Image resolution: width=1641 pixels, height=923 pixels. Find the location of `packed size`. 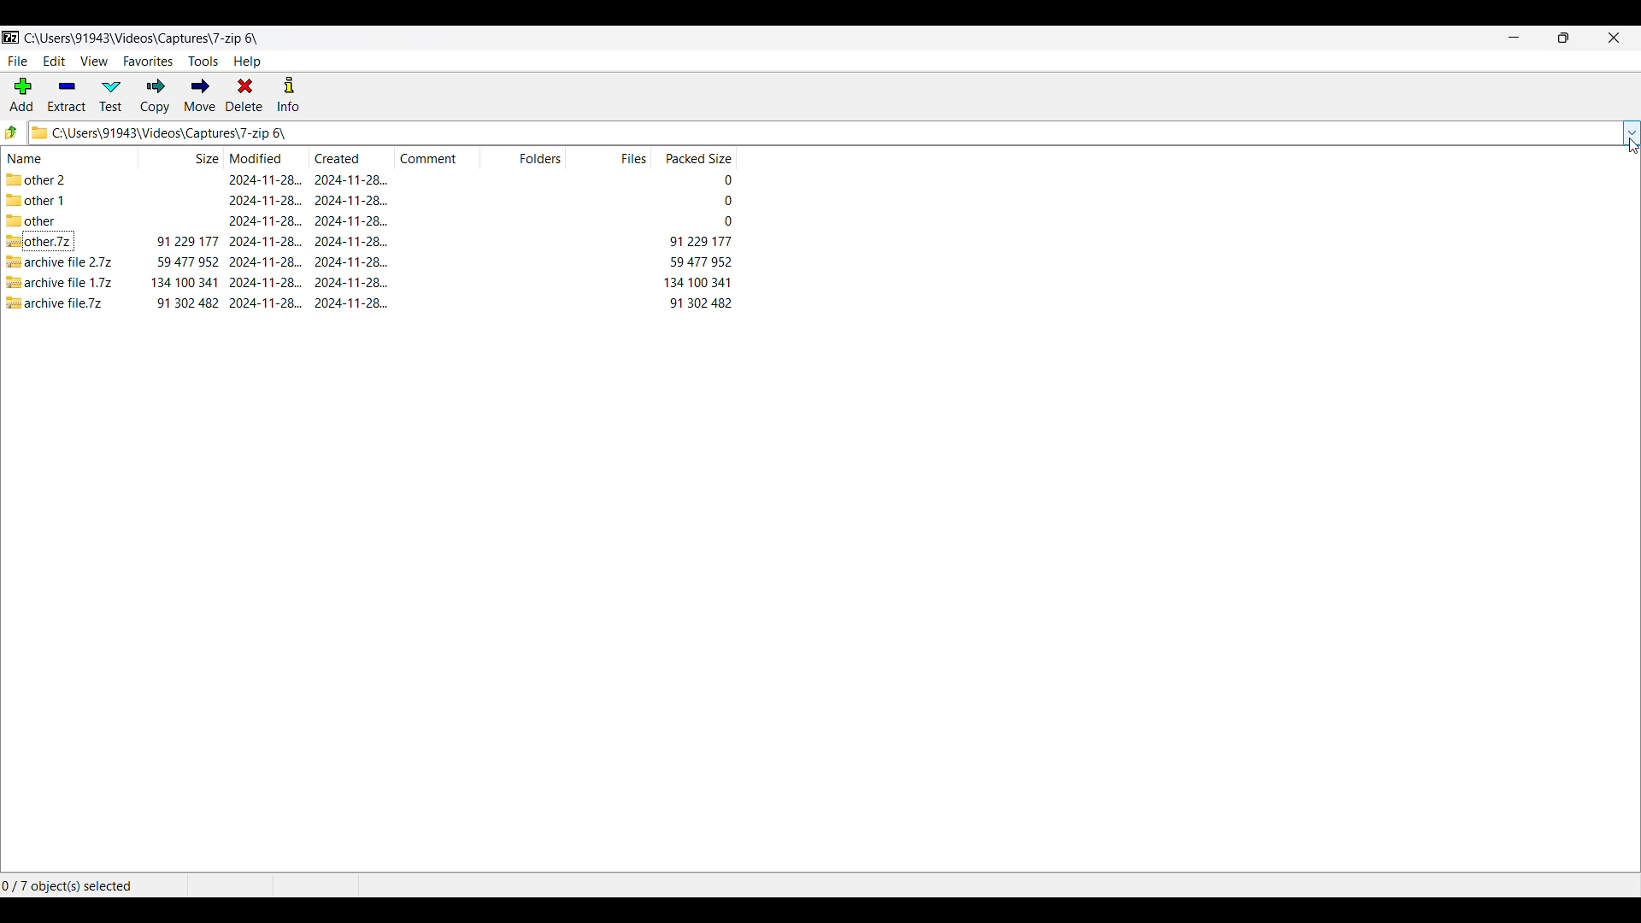

packed size is located at coordinates (699, 281).